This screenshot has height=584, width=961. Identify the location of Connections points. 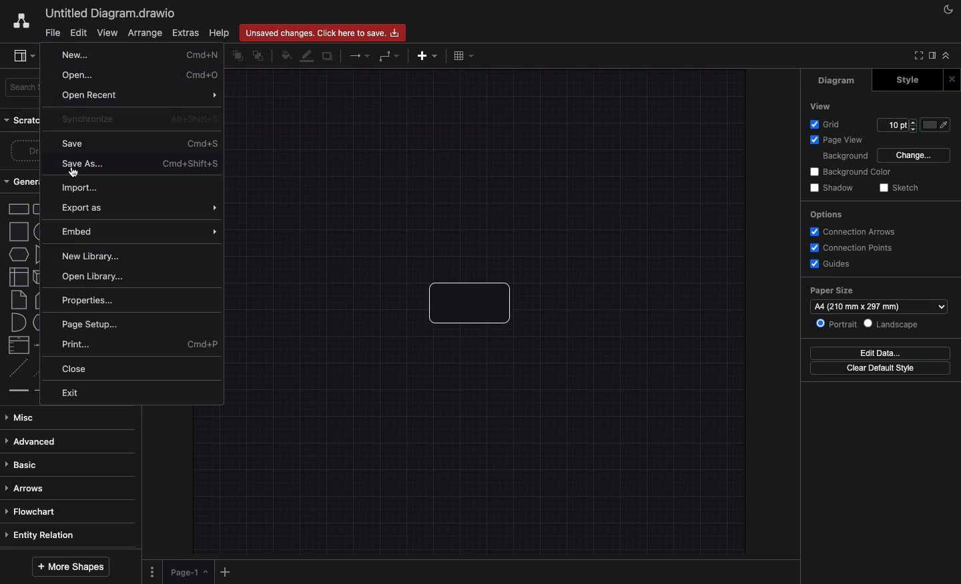
(853, 248).